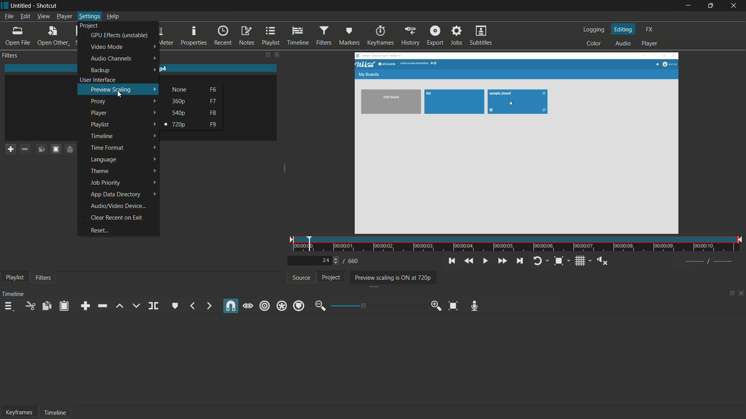  What do you see at coordinates (9, 149) in the screenshot?
I see `add a filter` at bounding box center [9, 149].